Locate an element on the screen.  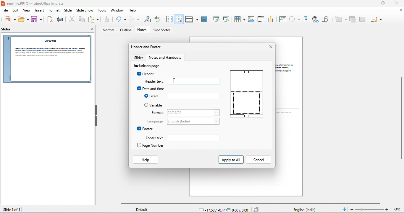
how draw function is located at coordinates (326, 19).